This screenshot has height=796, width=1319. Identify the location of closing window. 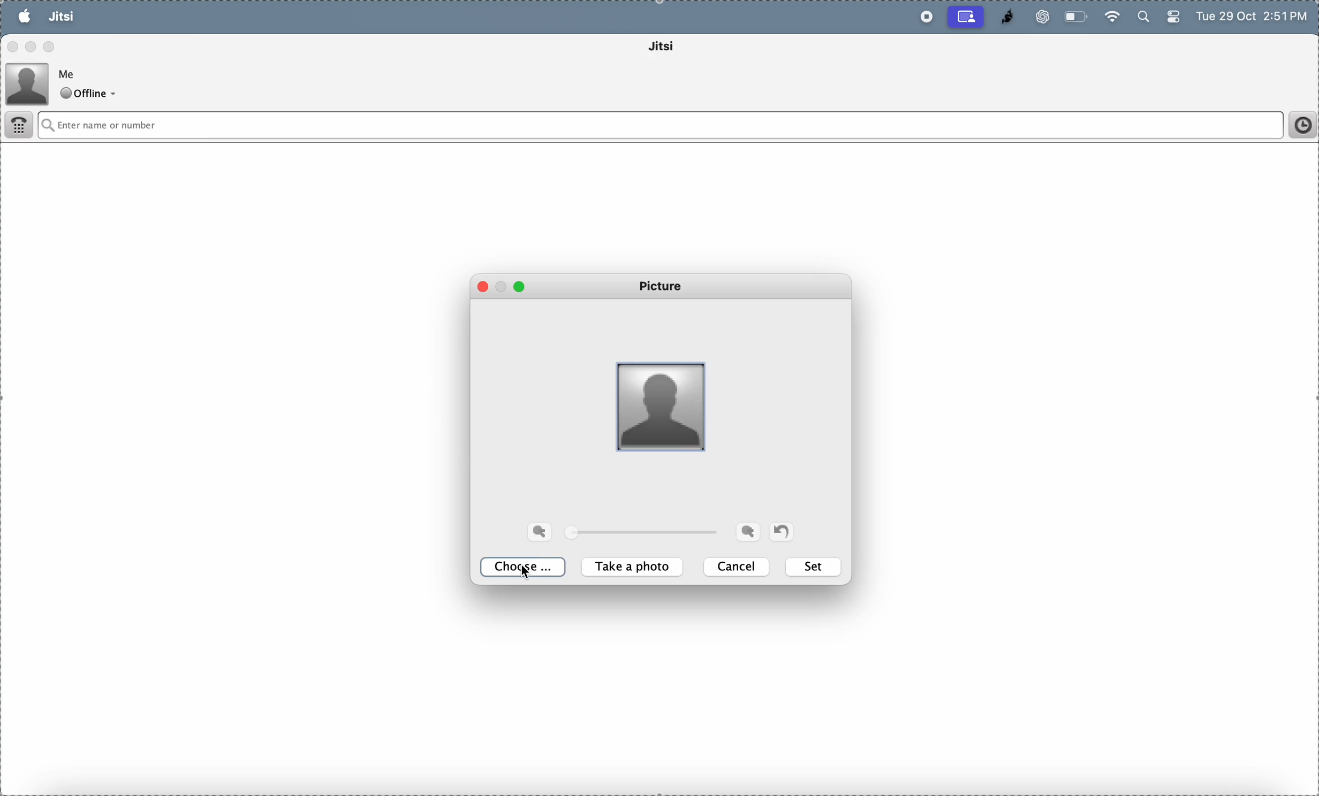
(486, 288).